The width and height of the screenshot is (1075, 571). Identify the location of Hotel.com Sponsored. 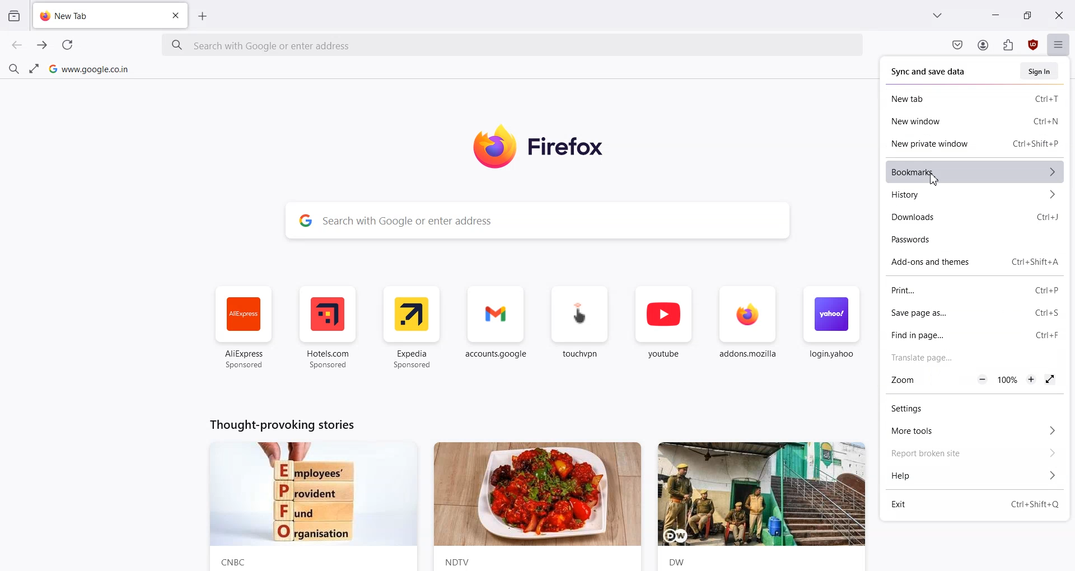
(327, 328).